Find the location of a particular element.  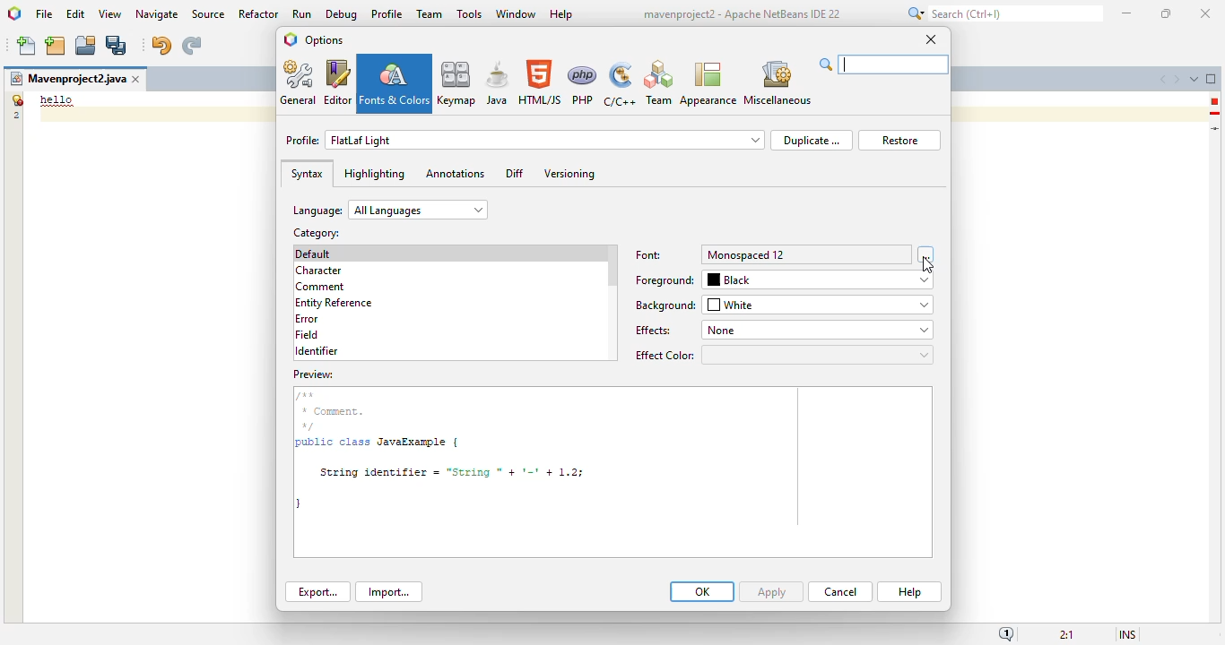

cancel is located at coordinates (840, 592).